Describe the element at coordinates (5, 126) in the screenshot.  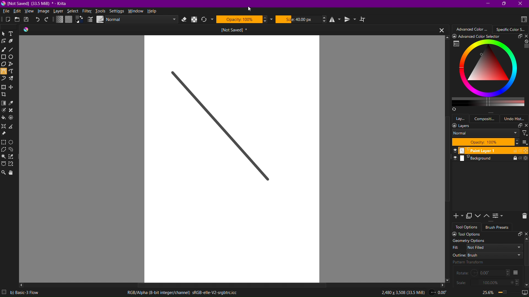
I see `Assistant Tool` at that location.